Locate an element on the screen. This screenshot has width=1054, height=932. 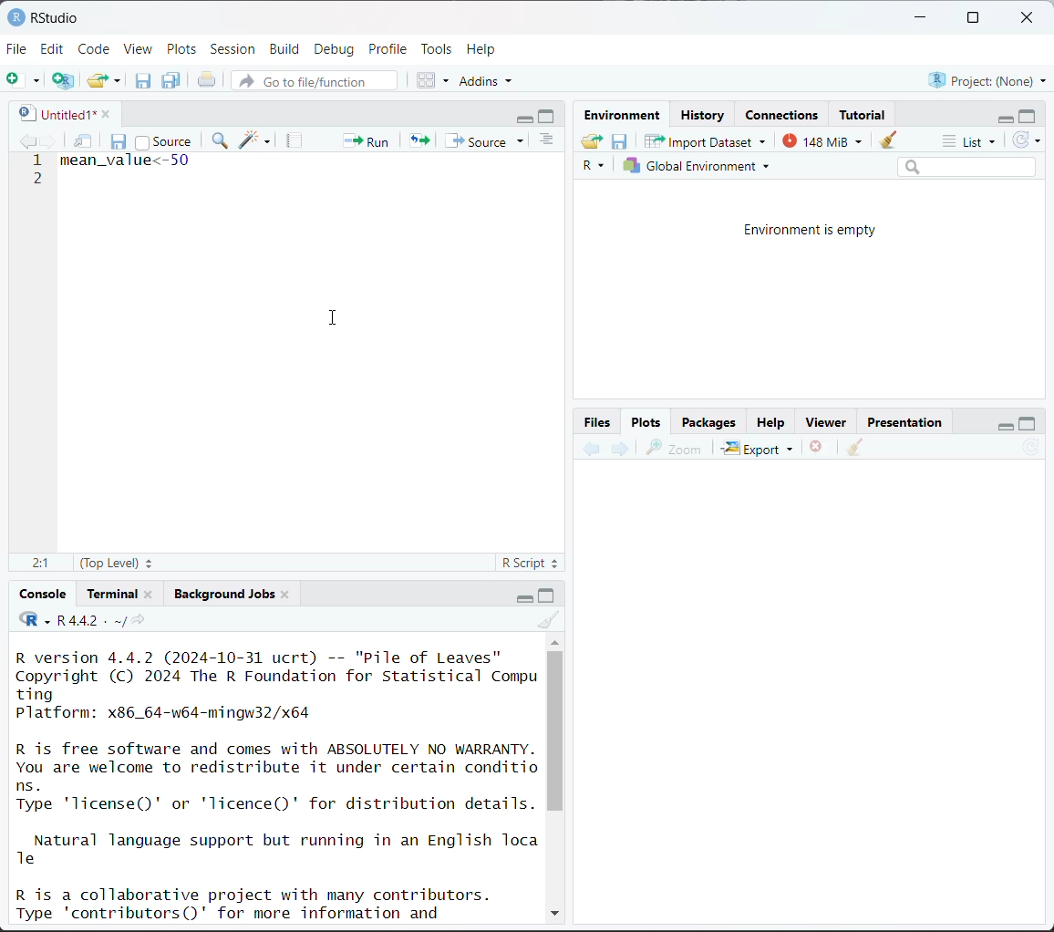
close is located at coordinates (149, 593).